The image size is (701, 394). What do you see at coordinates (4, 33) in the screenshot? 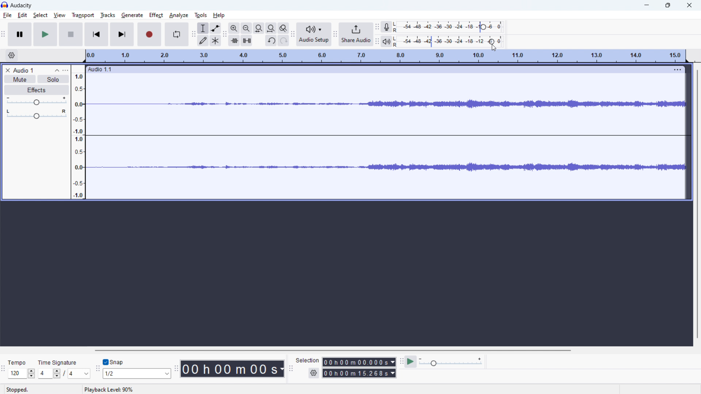
I see `transport toolbar` at bounding box center [4, 33].